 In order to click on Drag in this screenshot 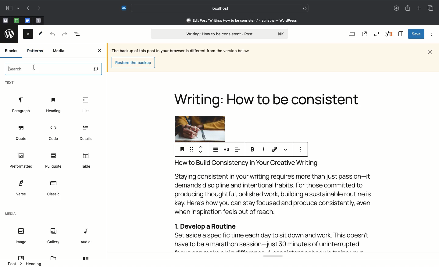, I will do `click(191, 148)`.